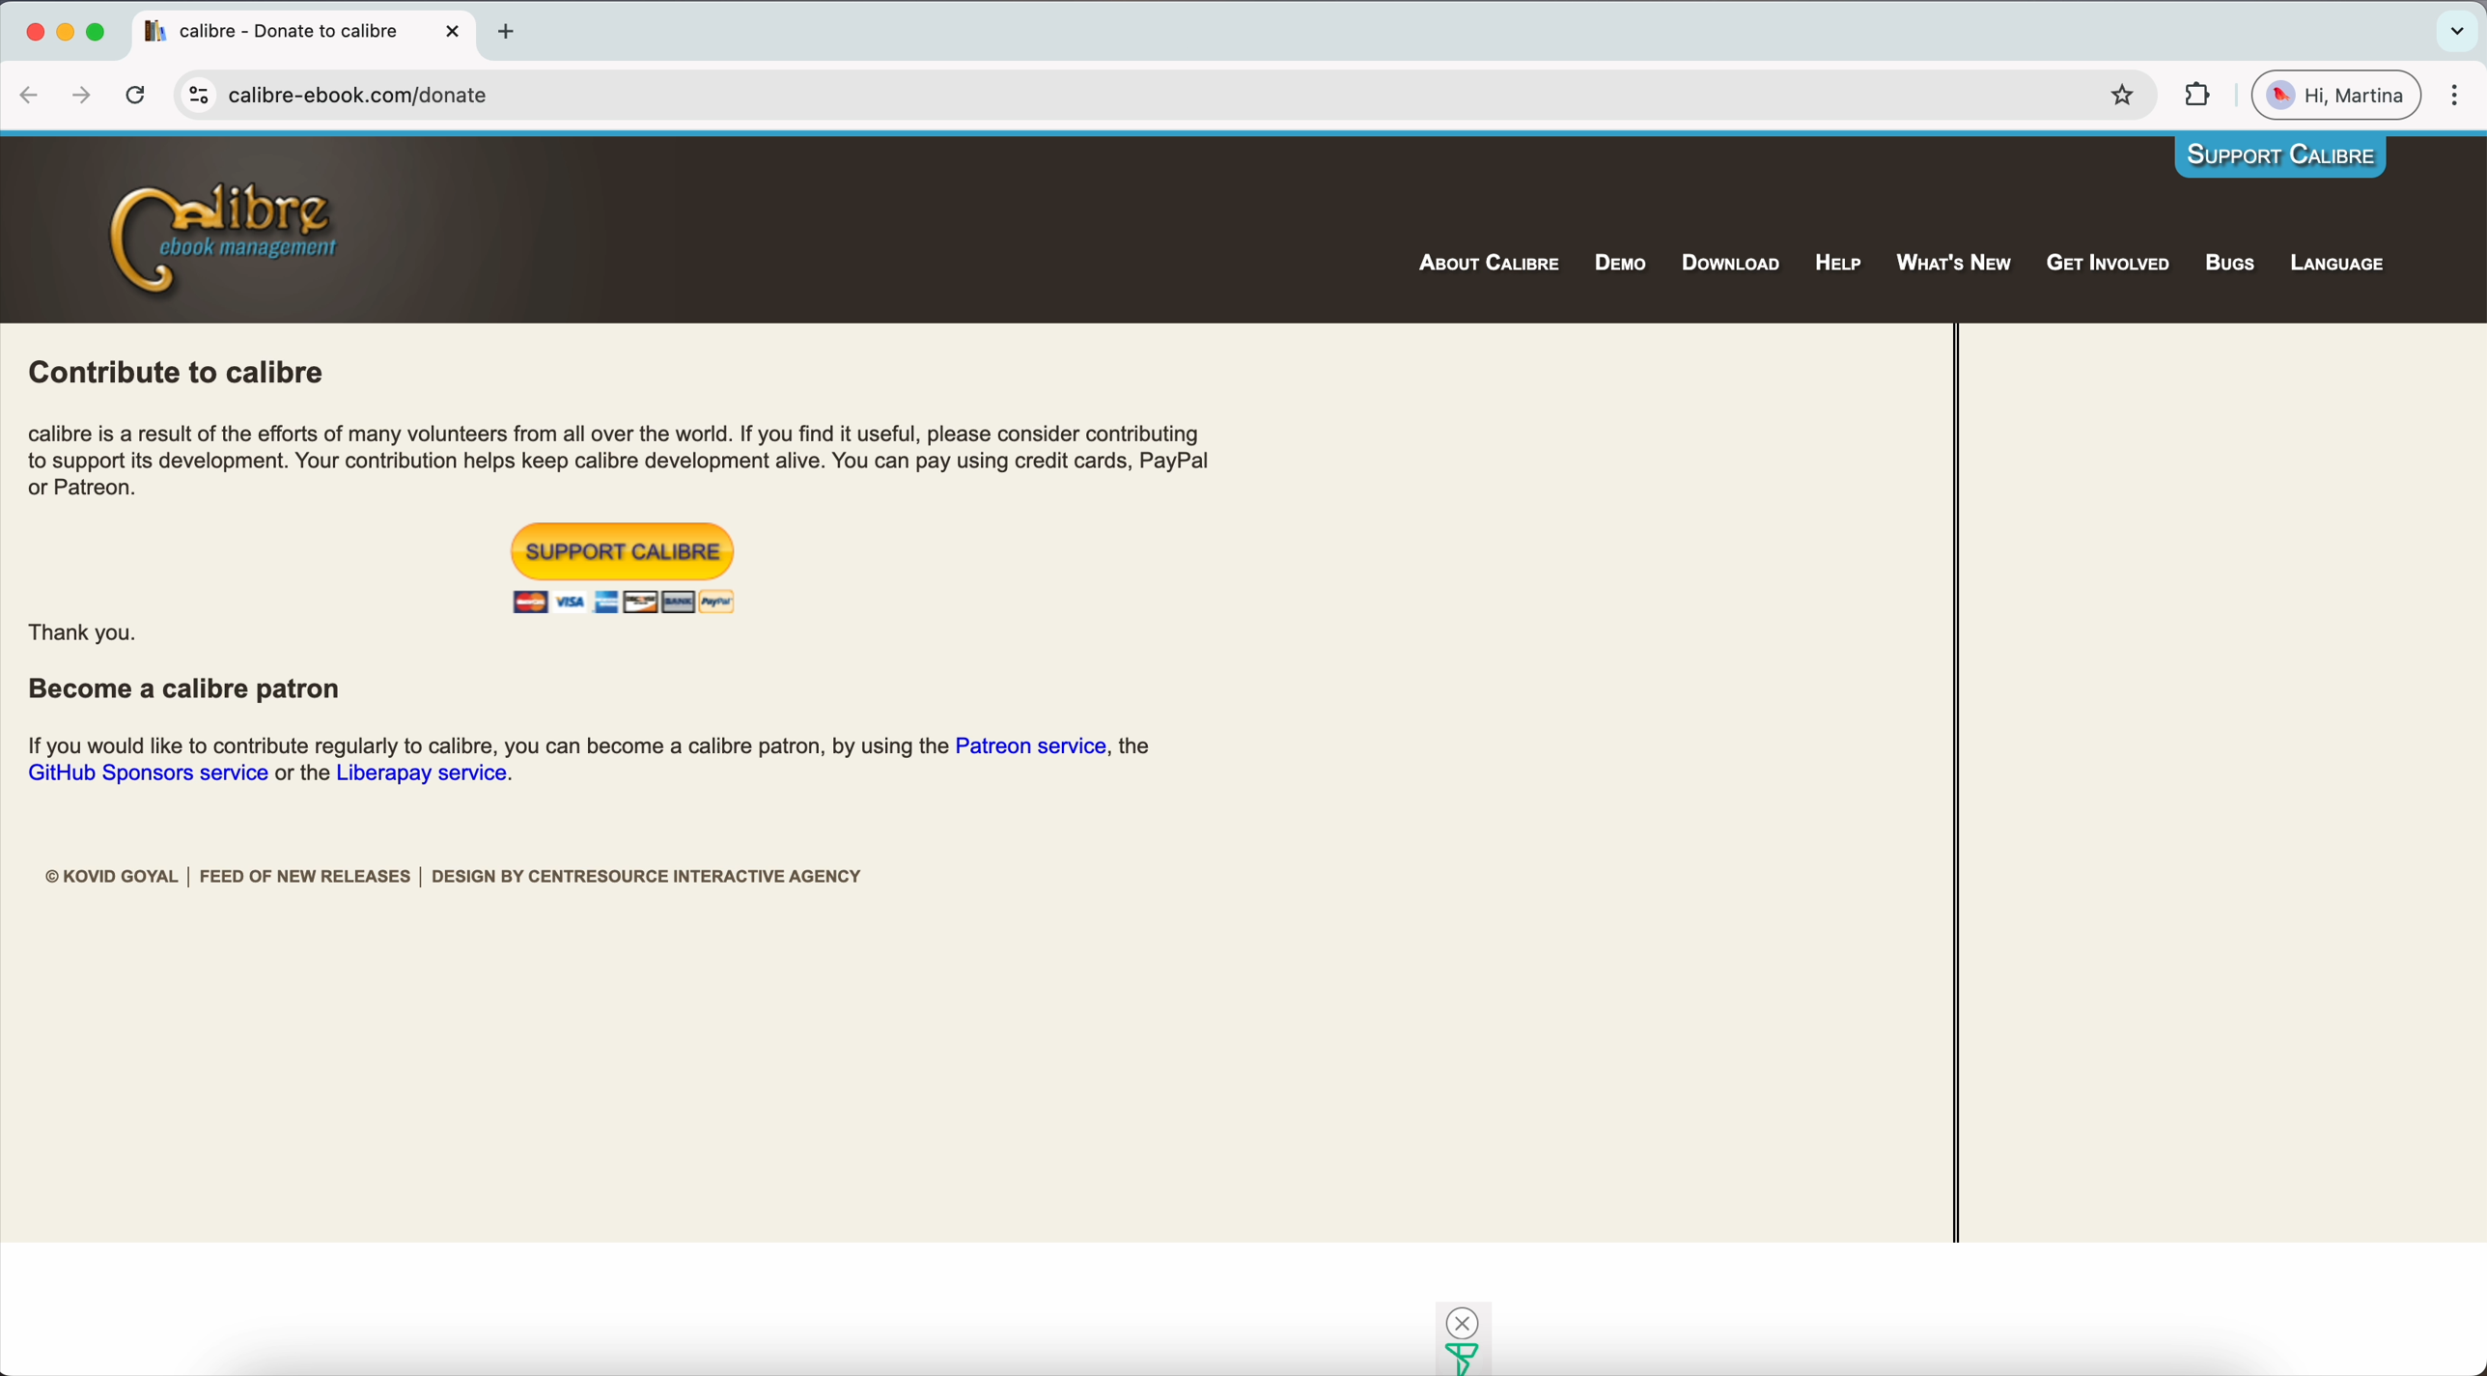  Describe the element at coordinates (64, 24) in the screenshot. I see `minimize` at that location.